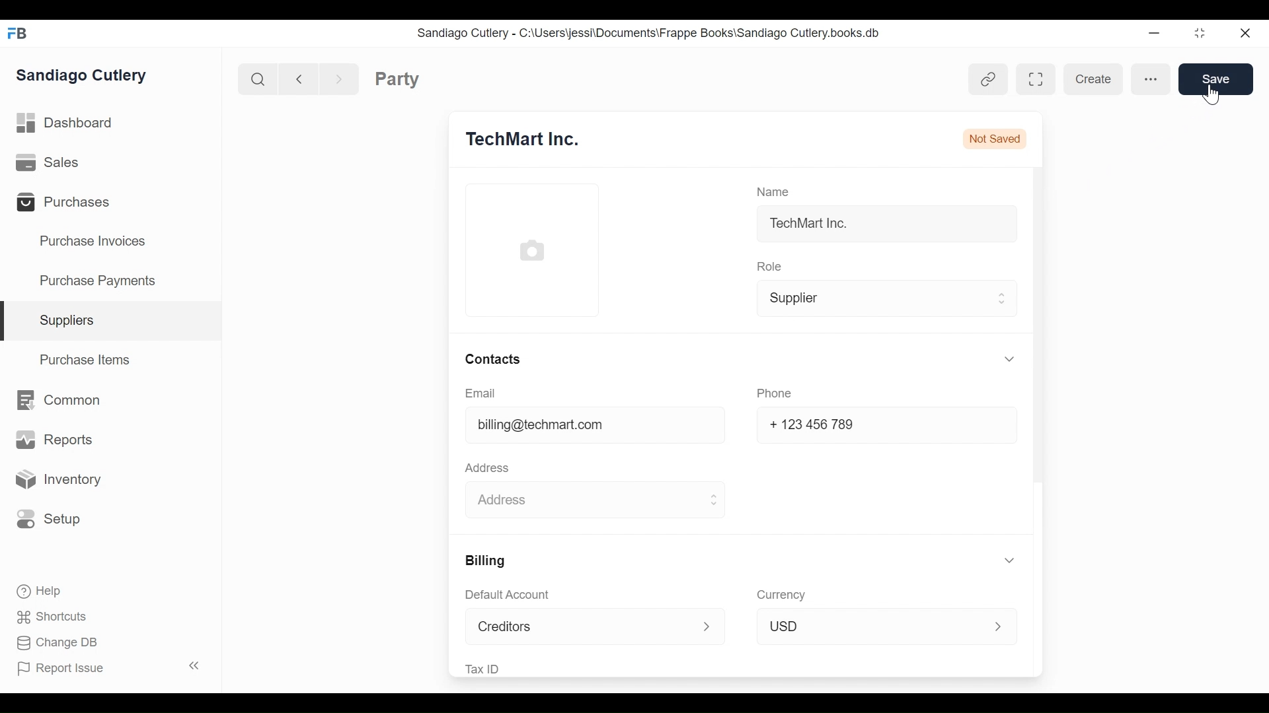  Describe the element at coordinates (21, 30) in the screenshot. I see `Frappebooks Logo` at that location.